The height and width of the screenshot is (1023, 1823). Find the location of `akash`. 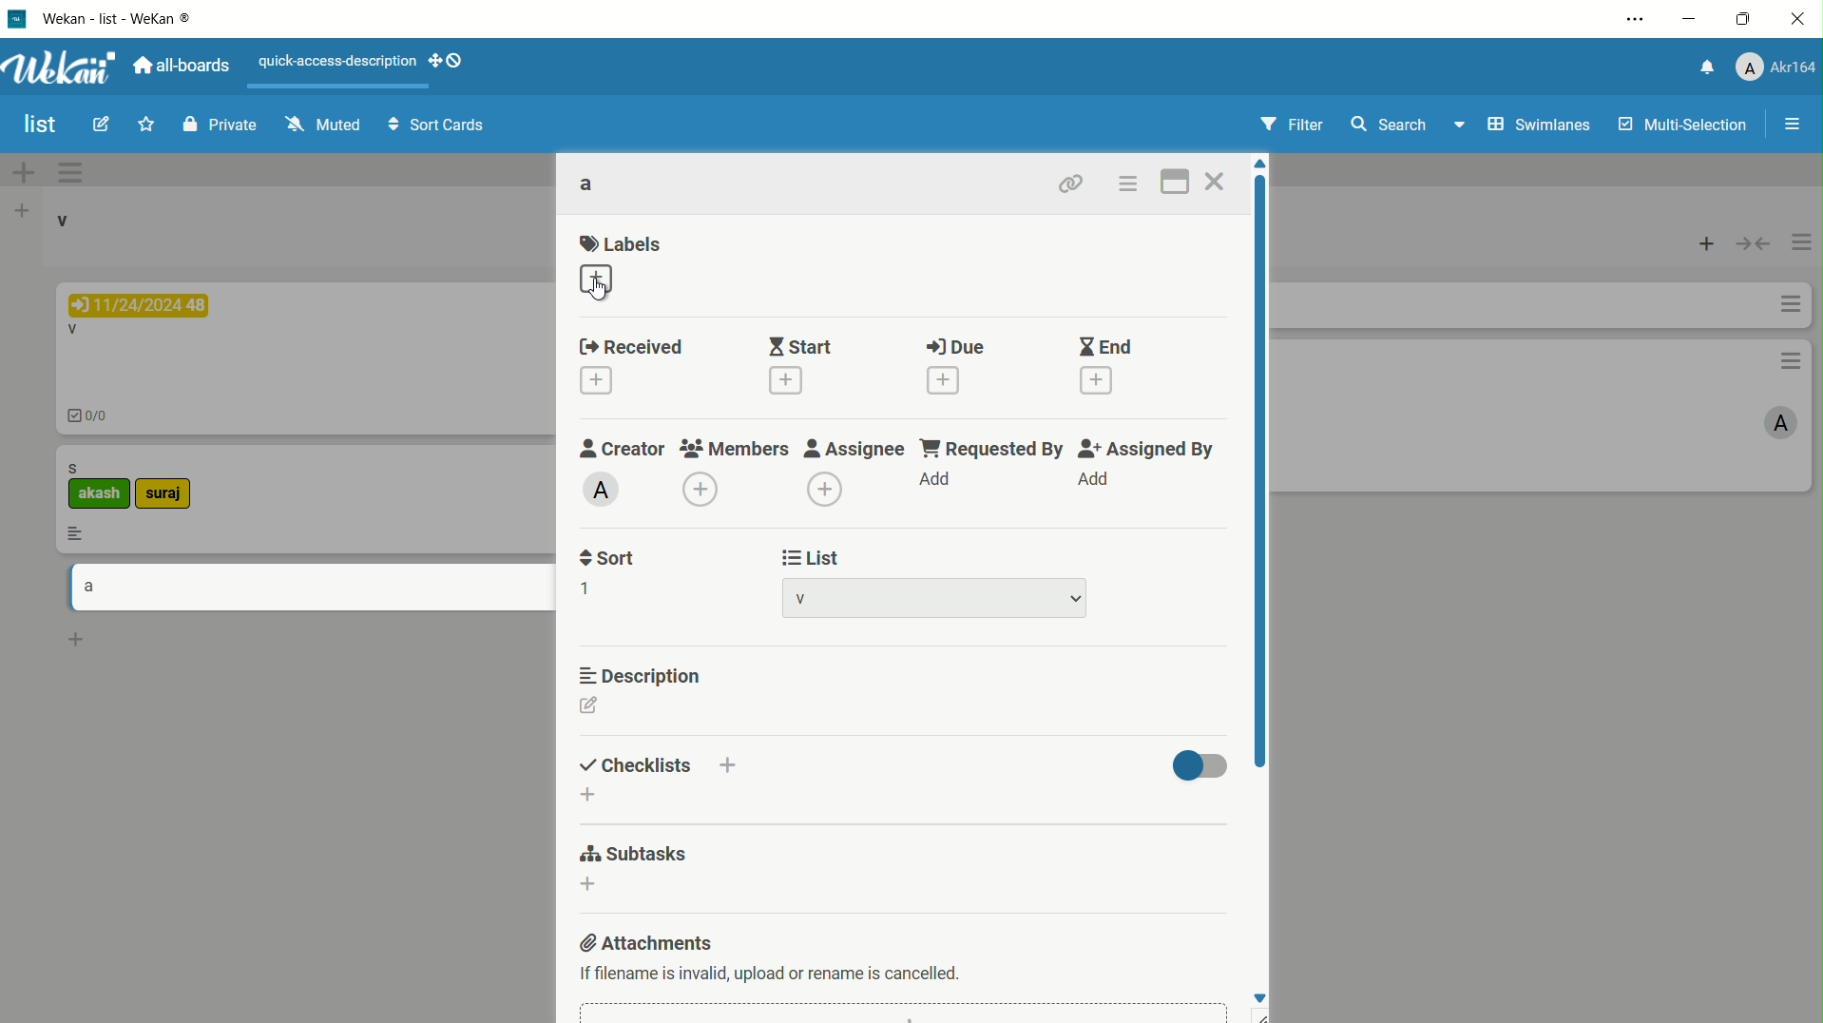

akash is located at coordinates (96, 495).